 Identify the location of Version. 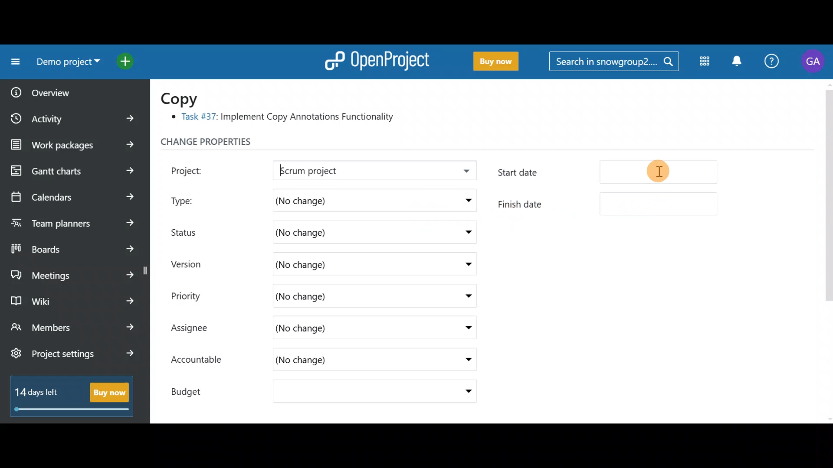
(191, 264).